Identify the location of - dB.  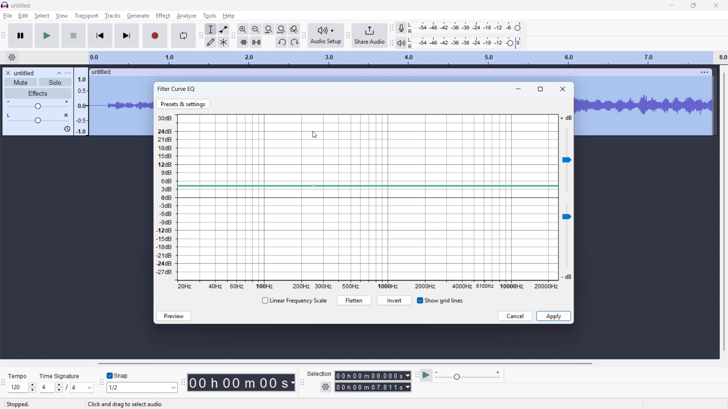
(566, 277).